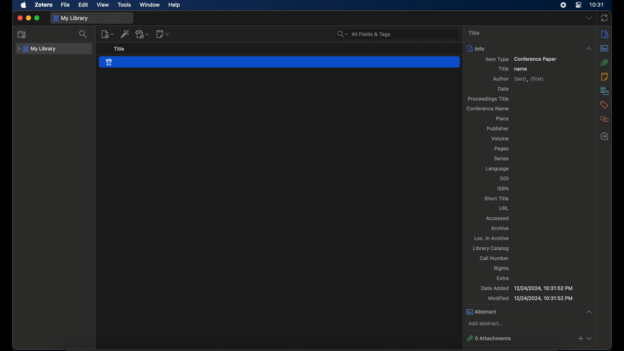 The width and height of the screenshot is (624, 351). I want to click on date, so click(504, 89).